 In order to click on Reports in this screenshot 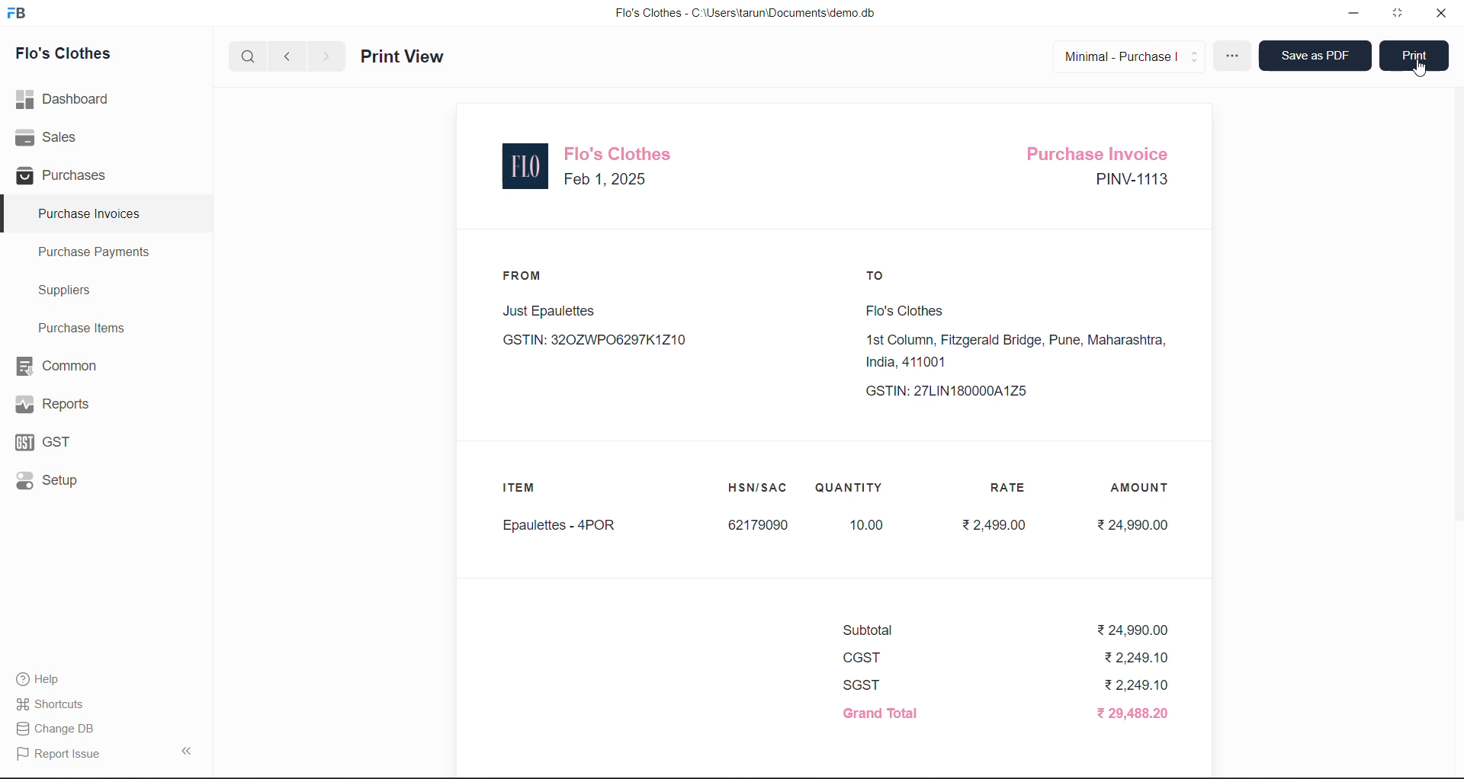, I will do `click(69, 403)`.